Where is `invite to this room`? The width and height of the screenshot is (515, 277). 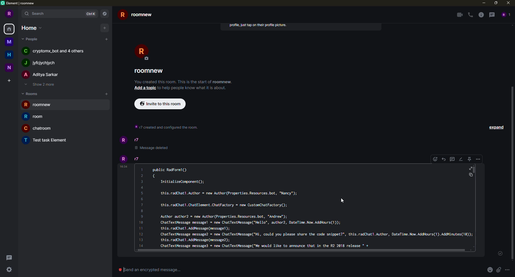 invite to this room is located at coordinates (160, 104).